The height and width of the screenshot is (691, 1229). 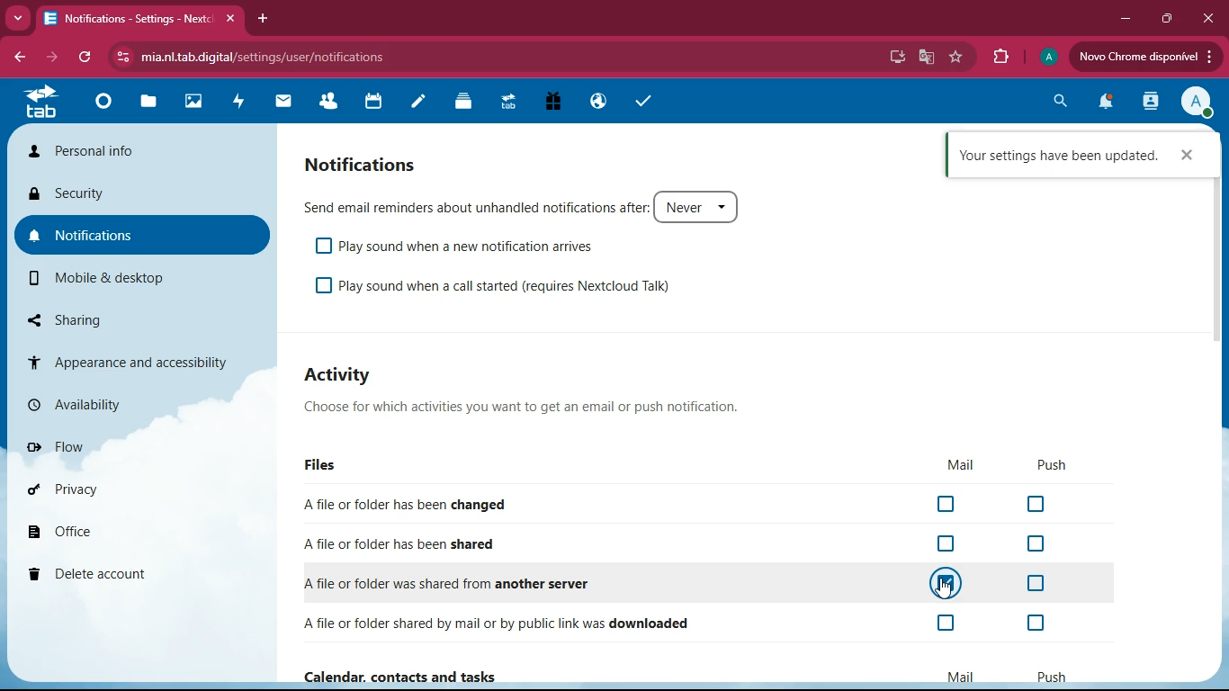 What do you see at coordinates (957, 58) in the screenshot?
I see `favorite` at bounding box center [957, 58].